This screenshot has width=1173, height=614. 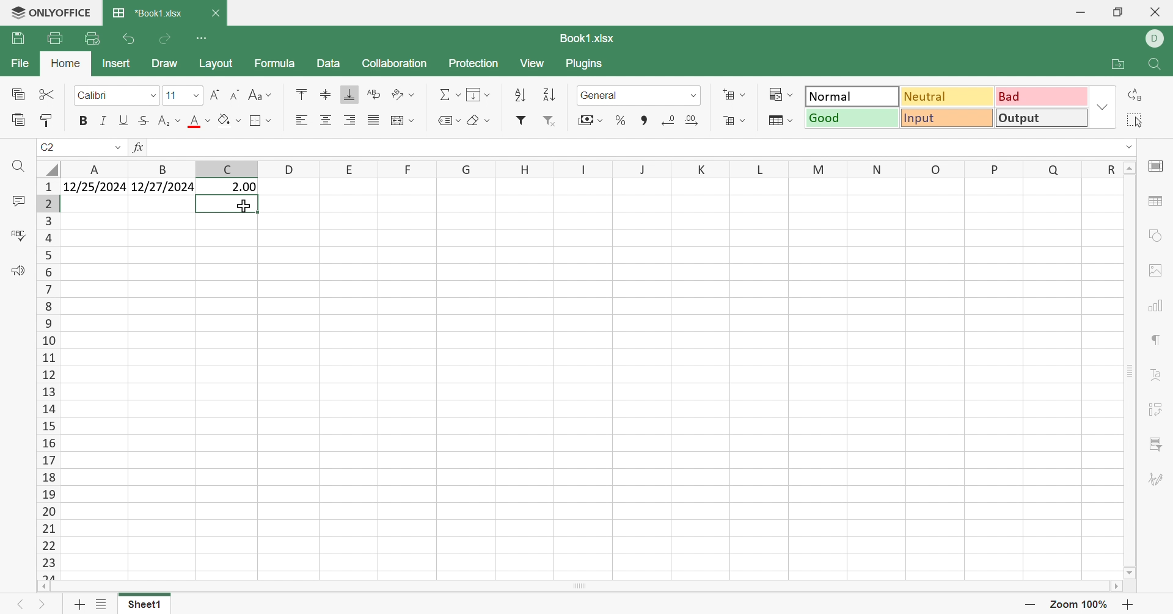 What do you see at coordinates (519, 95) in the screenshot?
I see `Ascending order` at bounding box center [519, 95].